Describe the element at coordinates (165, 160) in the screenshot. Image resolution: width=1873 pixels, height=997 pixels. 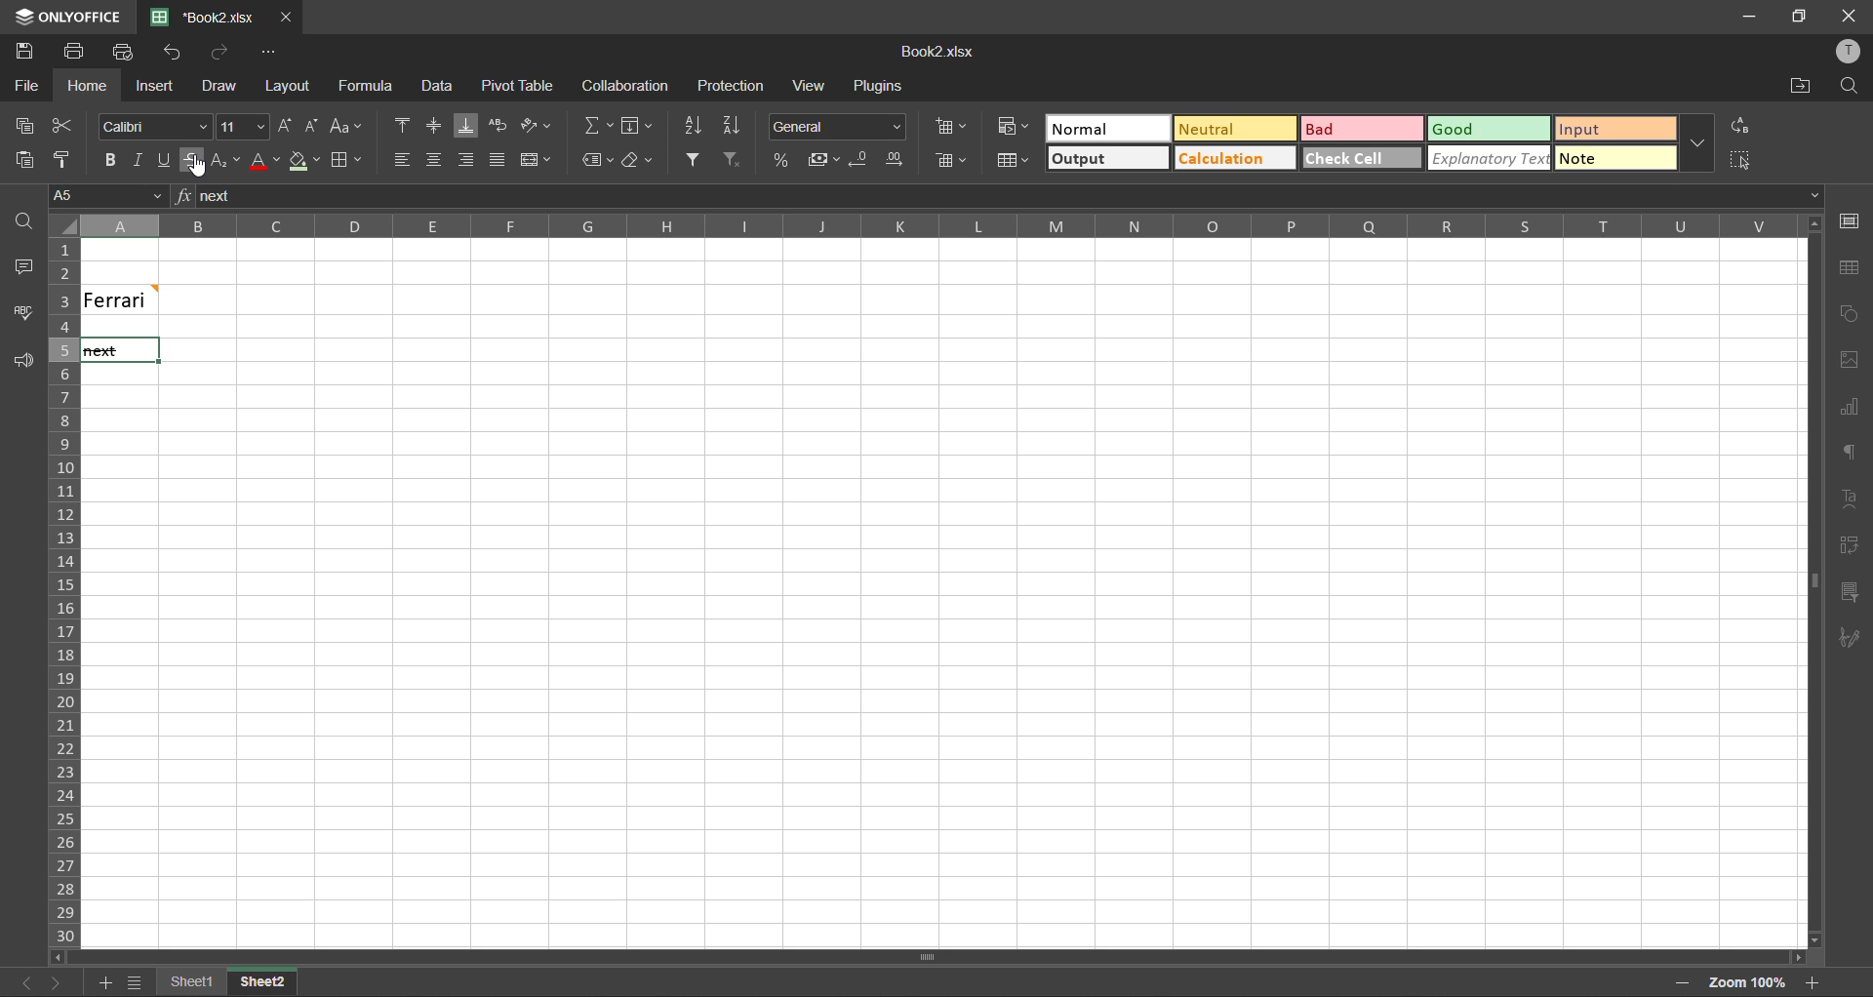
I see `underline` at that location.